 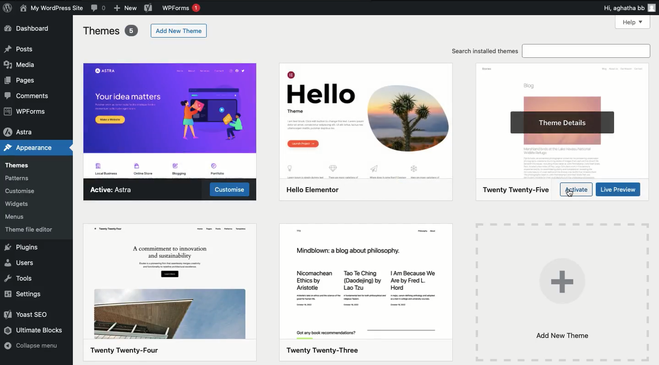 I want to click on Settings, so click(x=24, y=293).